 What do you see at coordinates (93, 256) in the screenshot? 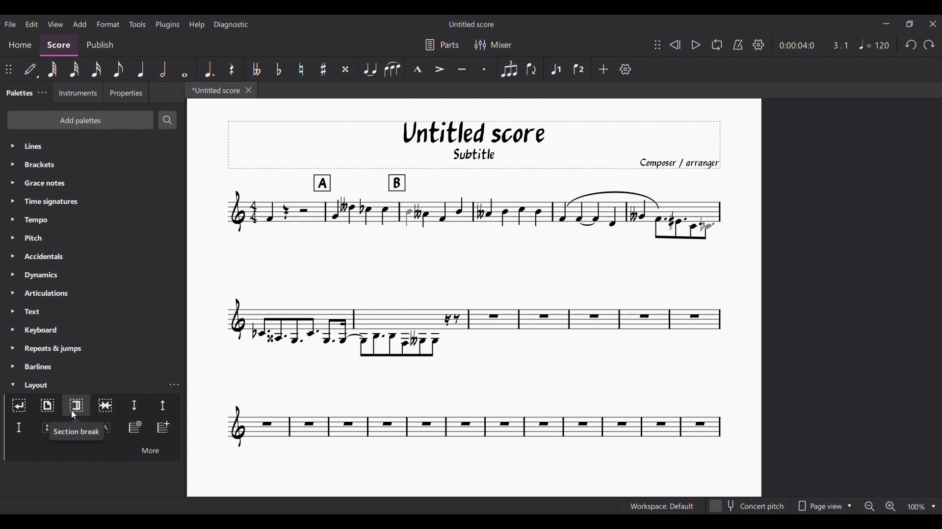
I see `Accidentals` at bounding box center [93, 256].